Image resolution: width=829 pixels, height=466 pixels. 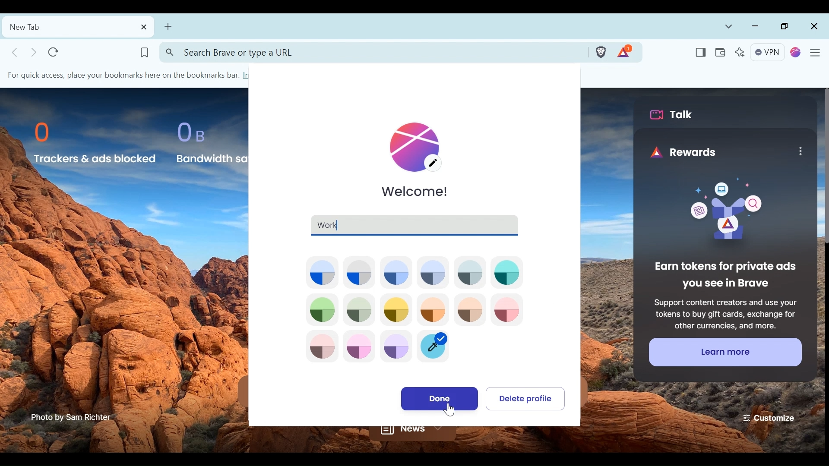 I want to click on Theme, so click(x=397, y=310).